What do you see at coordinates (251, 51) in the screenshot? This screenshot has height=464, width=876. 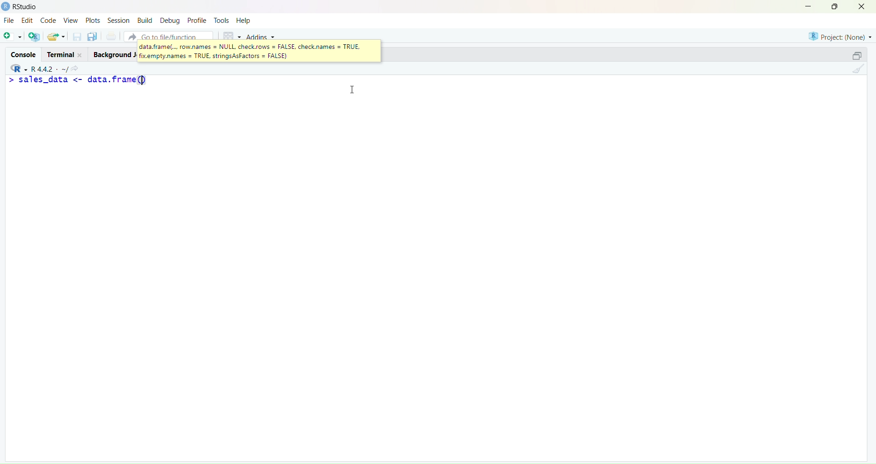 I see `data.frame(... row.names = NULL check.rows = FALSE, check.names = TRUE.colic = THE shkinaAatons. = FALSE` at bounding box center [251, 51].